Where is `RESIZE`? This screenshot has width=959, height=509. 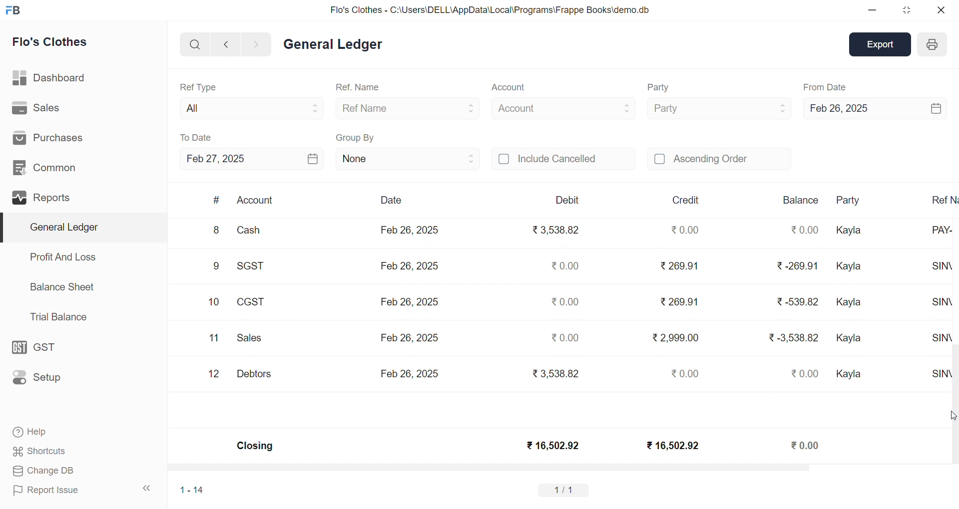 RESIZE is located at coordinates (905, 10).